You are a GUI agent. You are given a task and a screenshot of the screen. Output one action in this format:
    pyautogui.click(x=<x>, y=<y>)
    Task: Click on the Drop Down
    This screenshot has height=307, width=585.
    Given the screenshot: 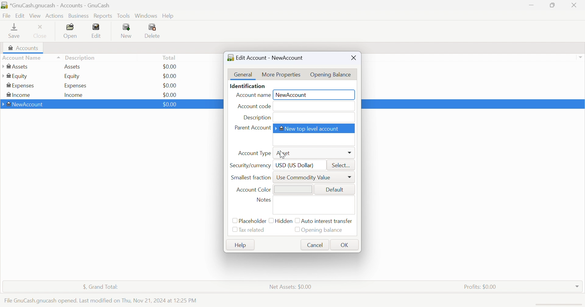 What is the action you would take?
    pyautogui.click(x=580, y=57)
    